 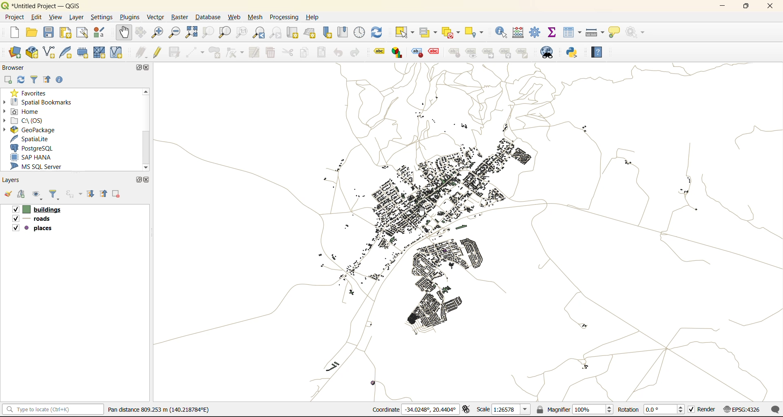 I want to click on spatial bookmarks, so click(x=44, y=102).